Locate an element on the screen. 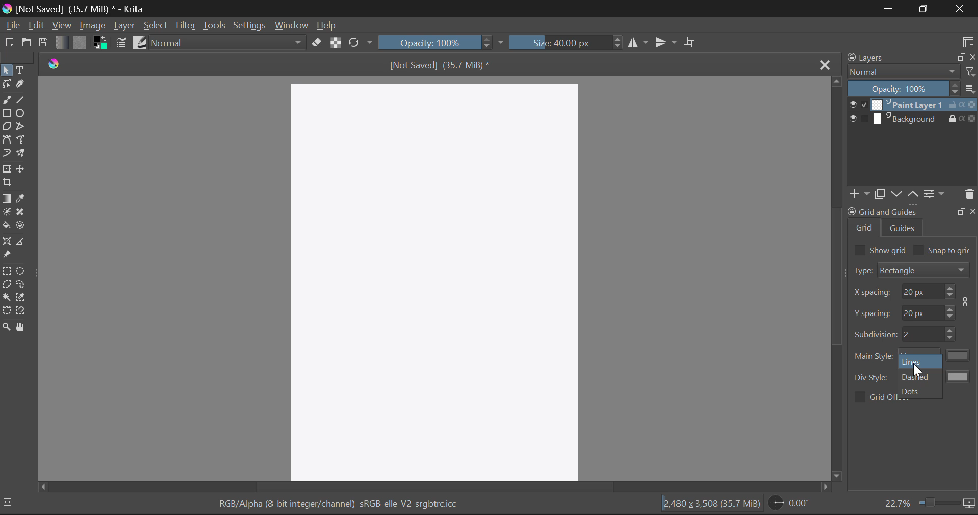 The height and width of the screenshot is (515, 978). show/hide is located at coordinates (858, 119).